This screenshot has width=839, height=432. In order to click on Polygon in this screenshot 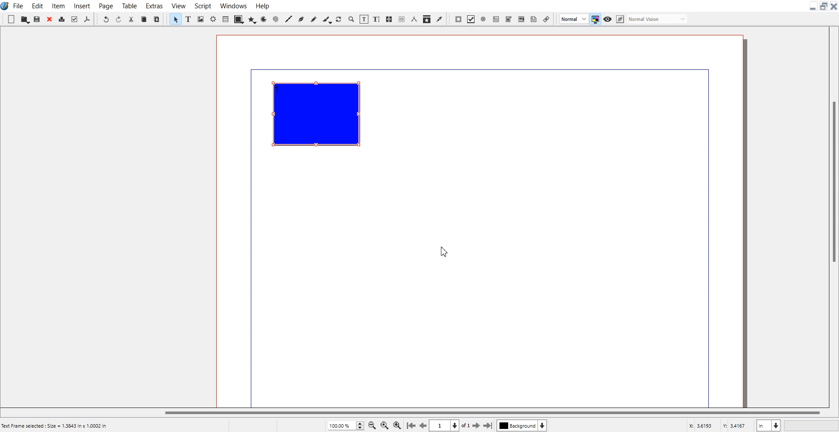, I will do `click(252, 18)`.